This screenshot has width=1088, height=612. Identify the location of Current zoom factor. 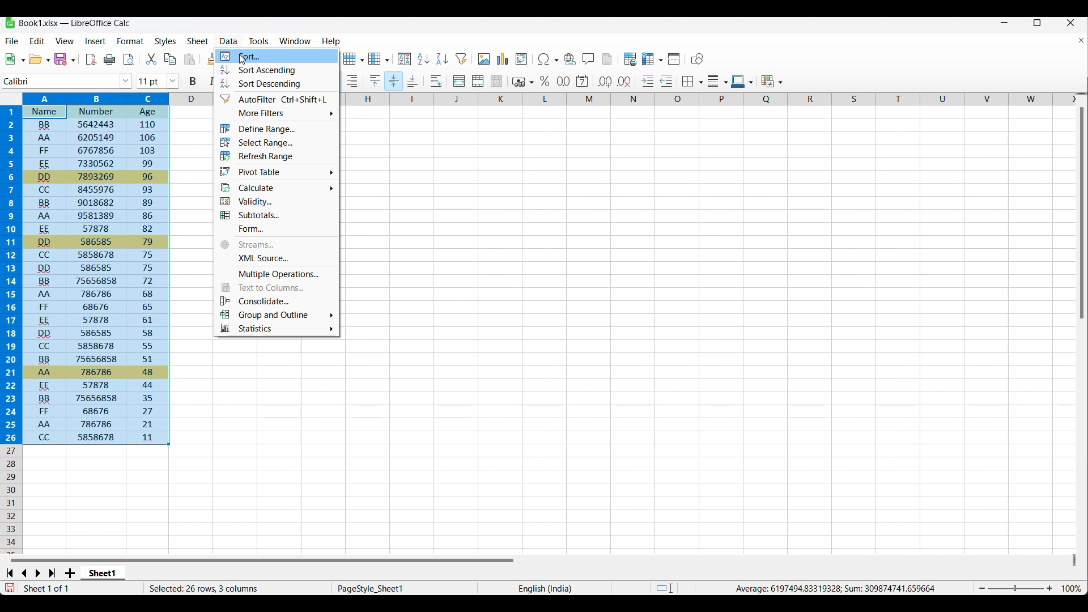
(1072, 588).